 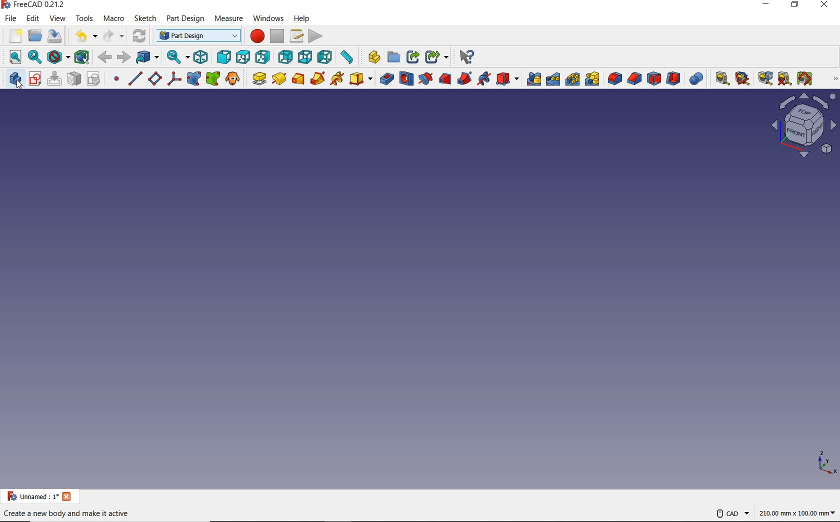 What do you see at coordinates (10, 18) in the screenshot?
I see `FILE` at bounding box center [10, 18].